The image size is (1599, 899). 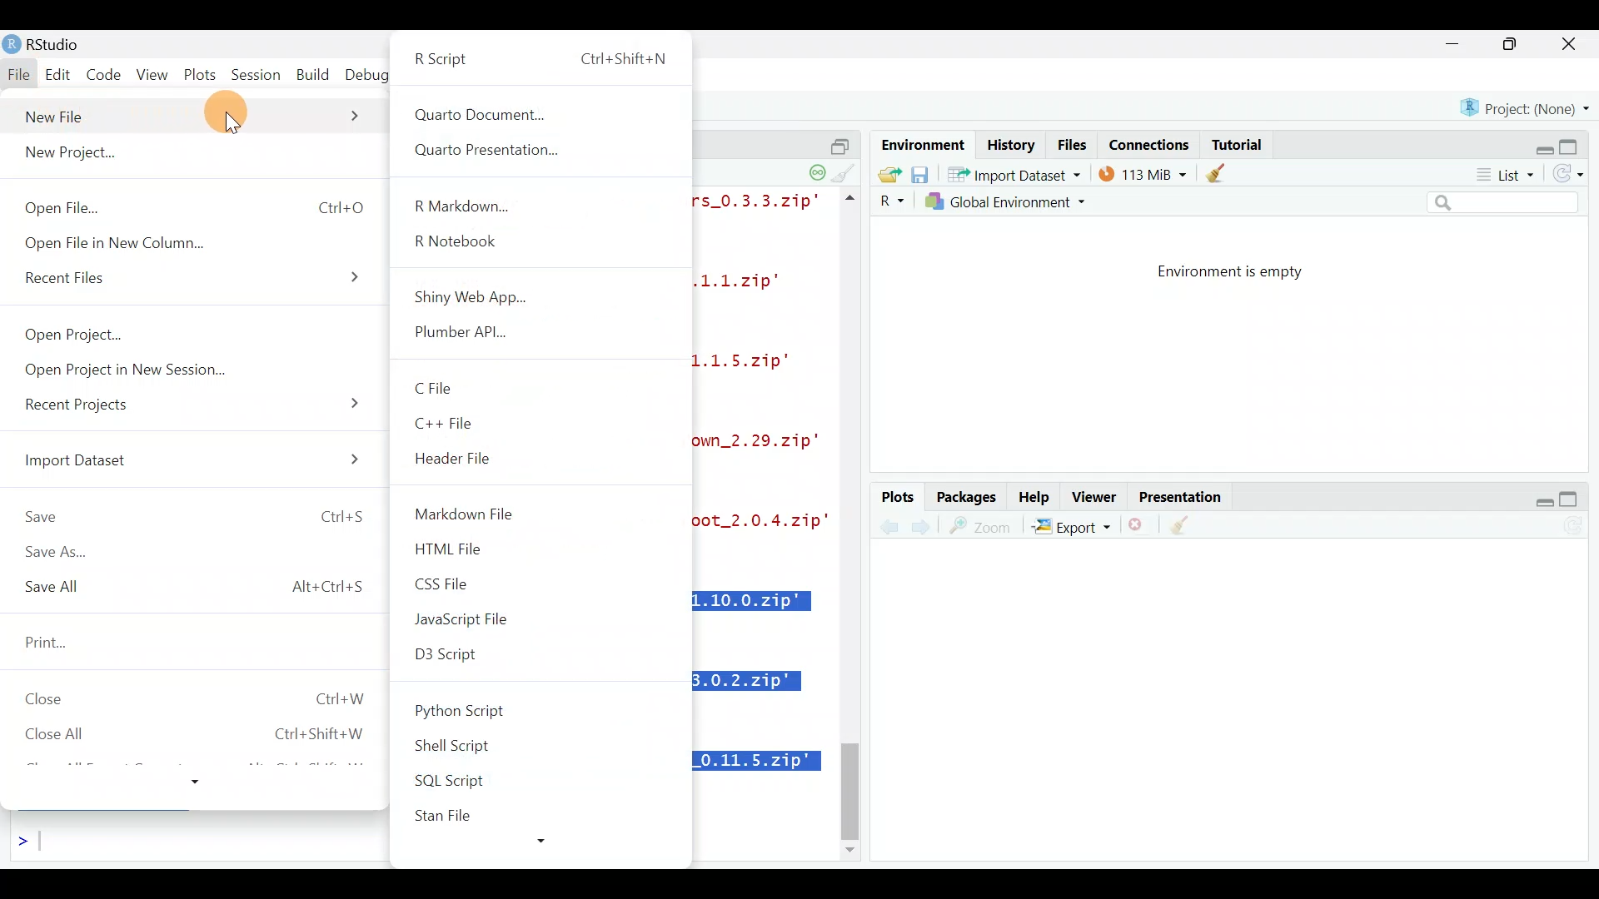 I want to click on RStudio, so click(x=50, y=44).